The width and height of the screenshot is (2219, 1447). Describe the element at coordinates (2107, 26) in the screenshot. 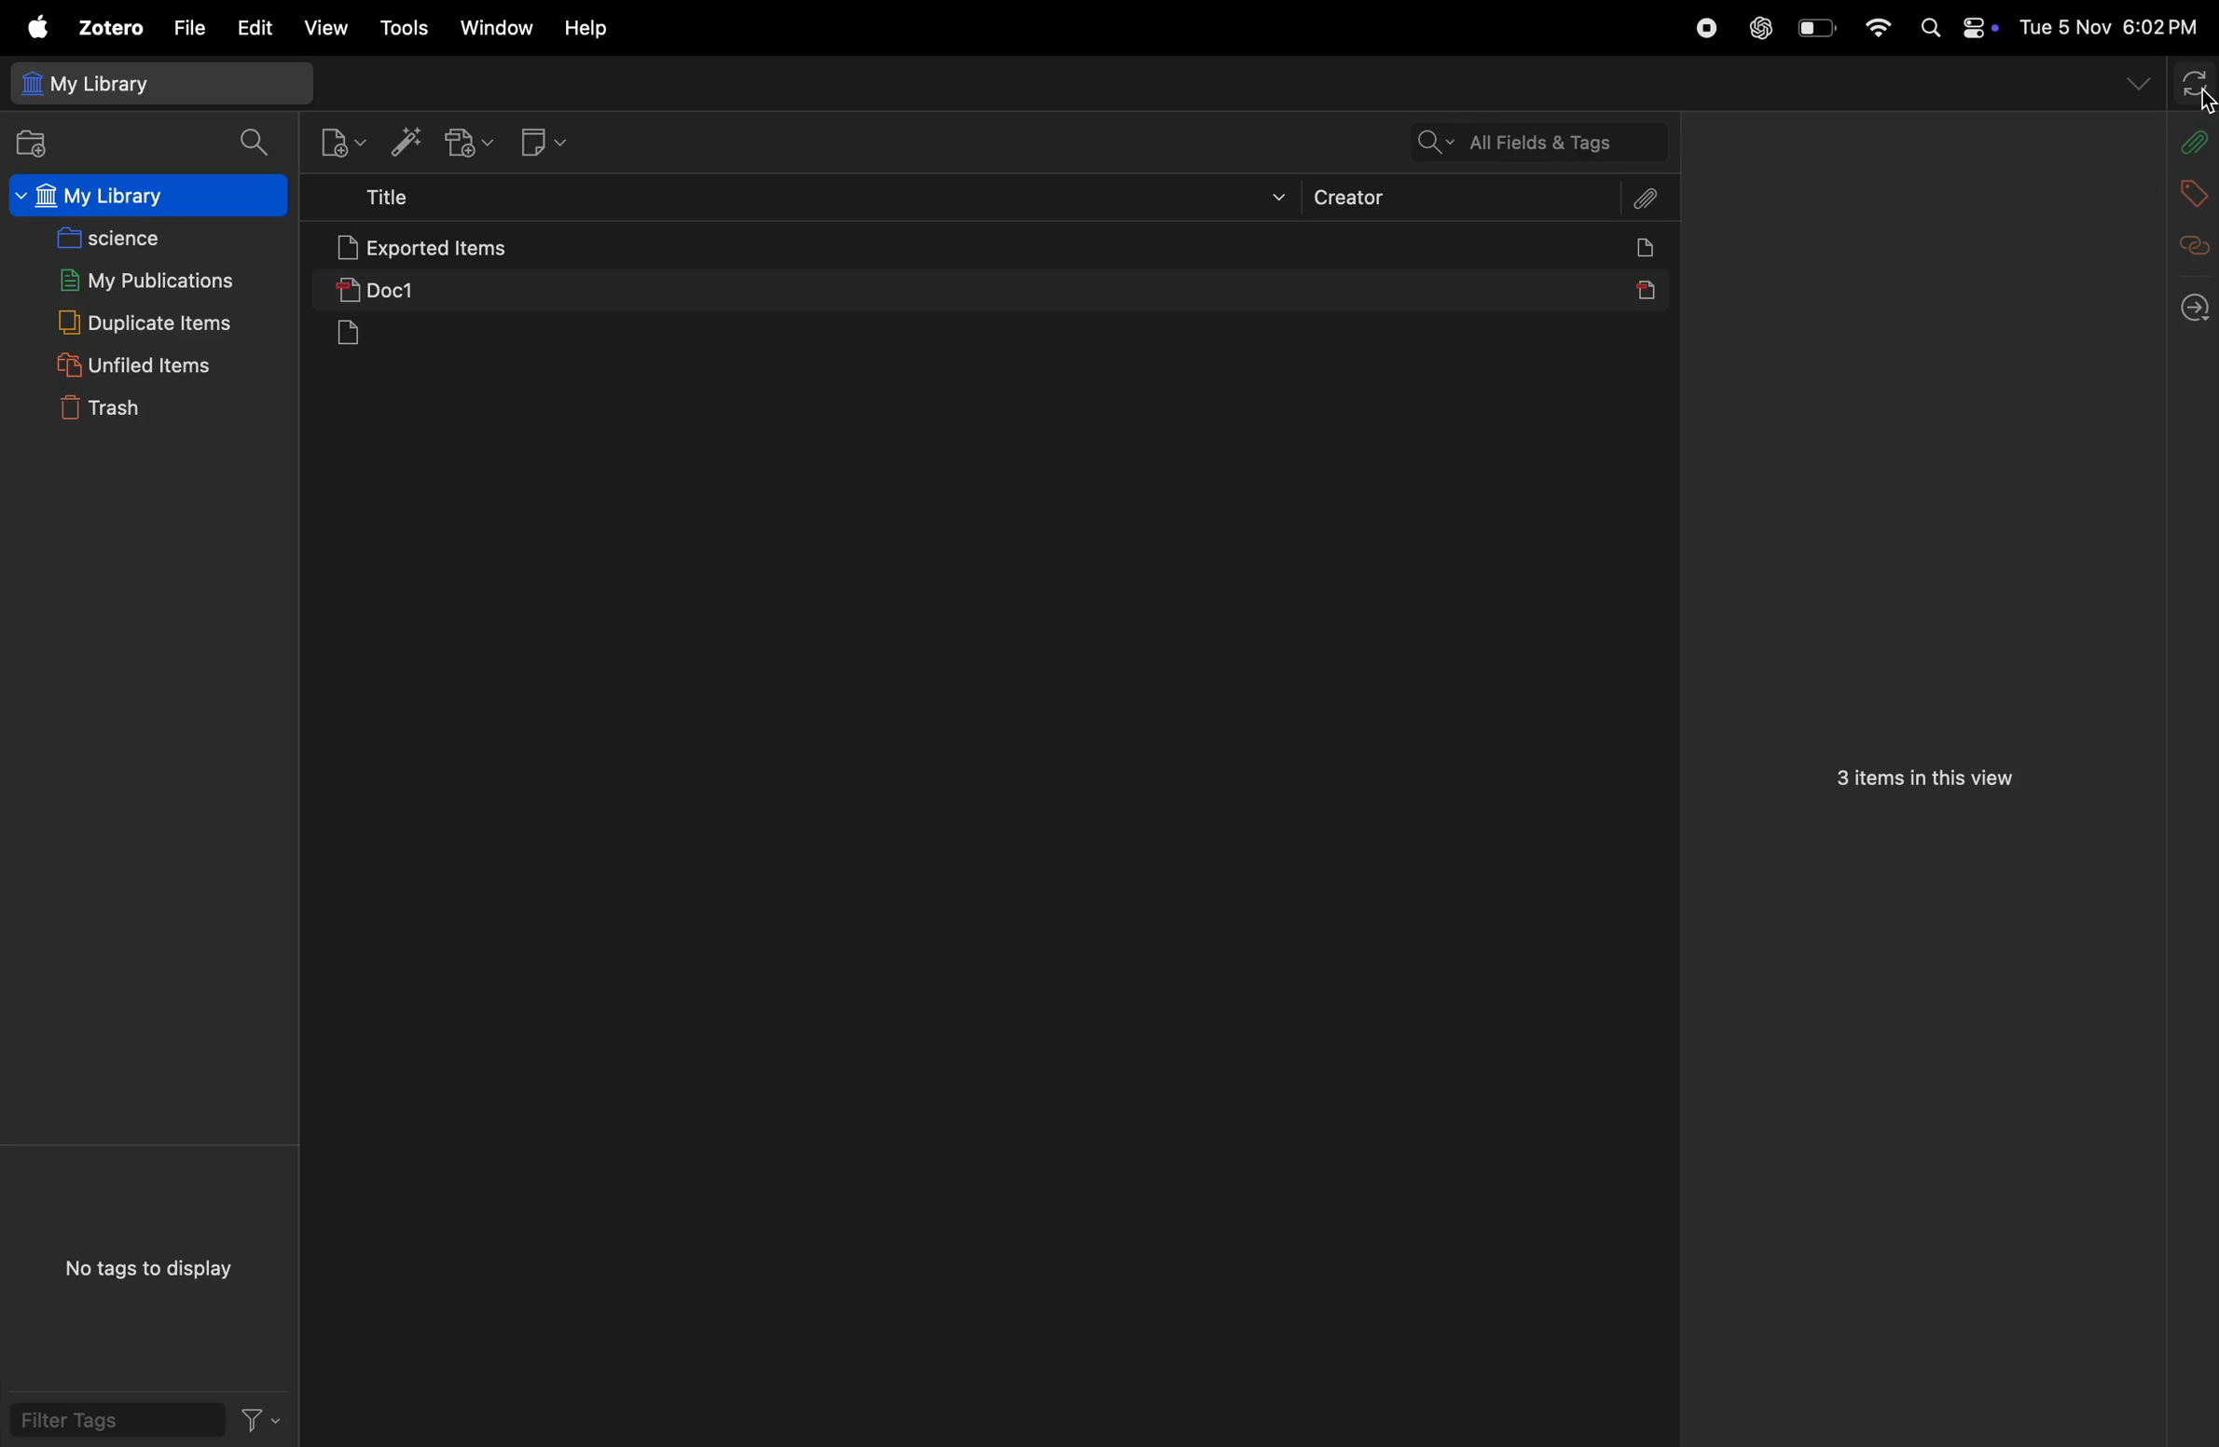

I see `time and date` at that location.